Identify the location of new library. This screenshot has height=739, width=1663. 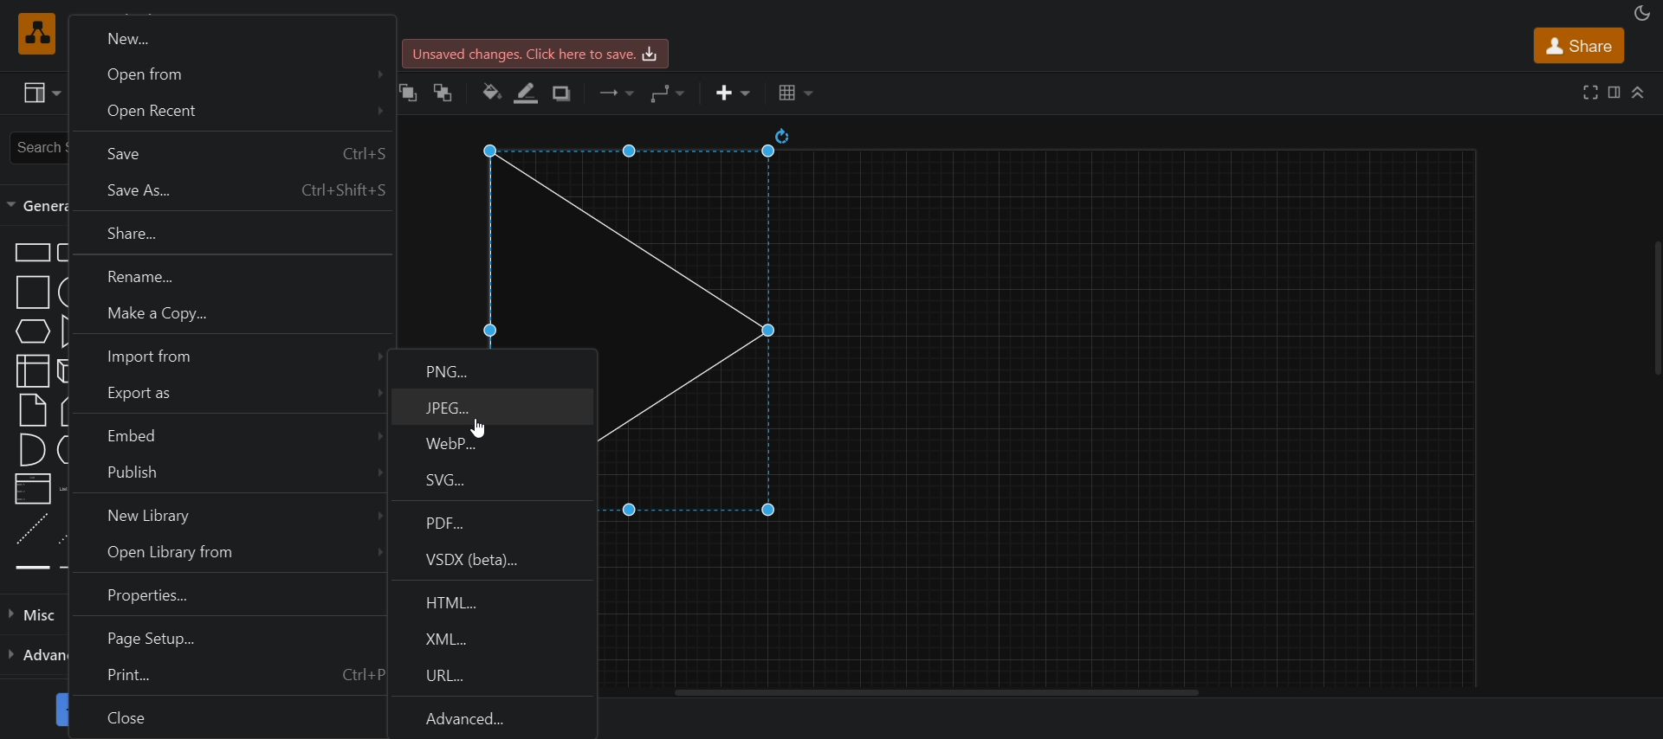
(225, 517).